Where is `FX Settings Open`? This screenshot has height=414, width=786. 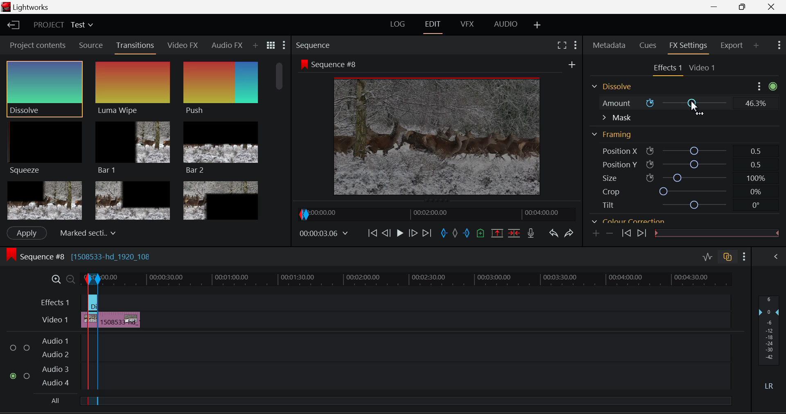 FX Settings Open is located at coordinates (690, 46).